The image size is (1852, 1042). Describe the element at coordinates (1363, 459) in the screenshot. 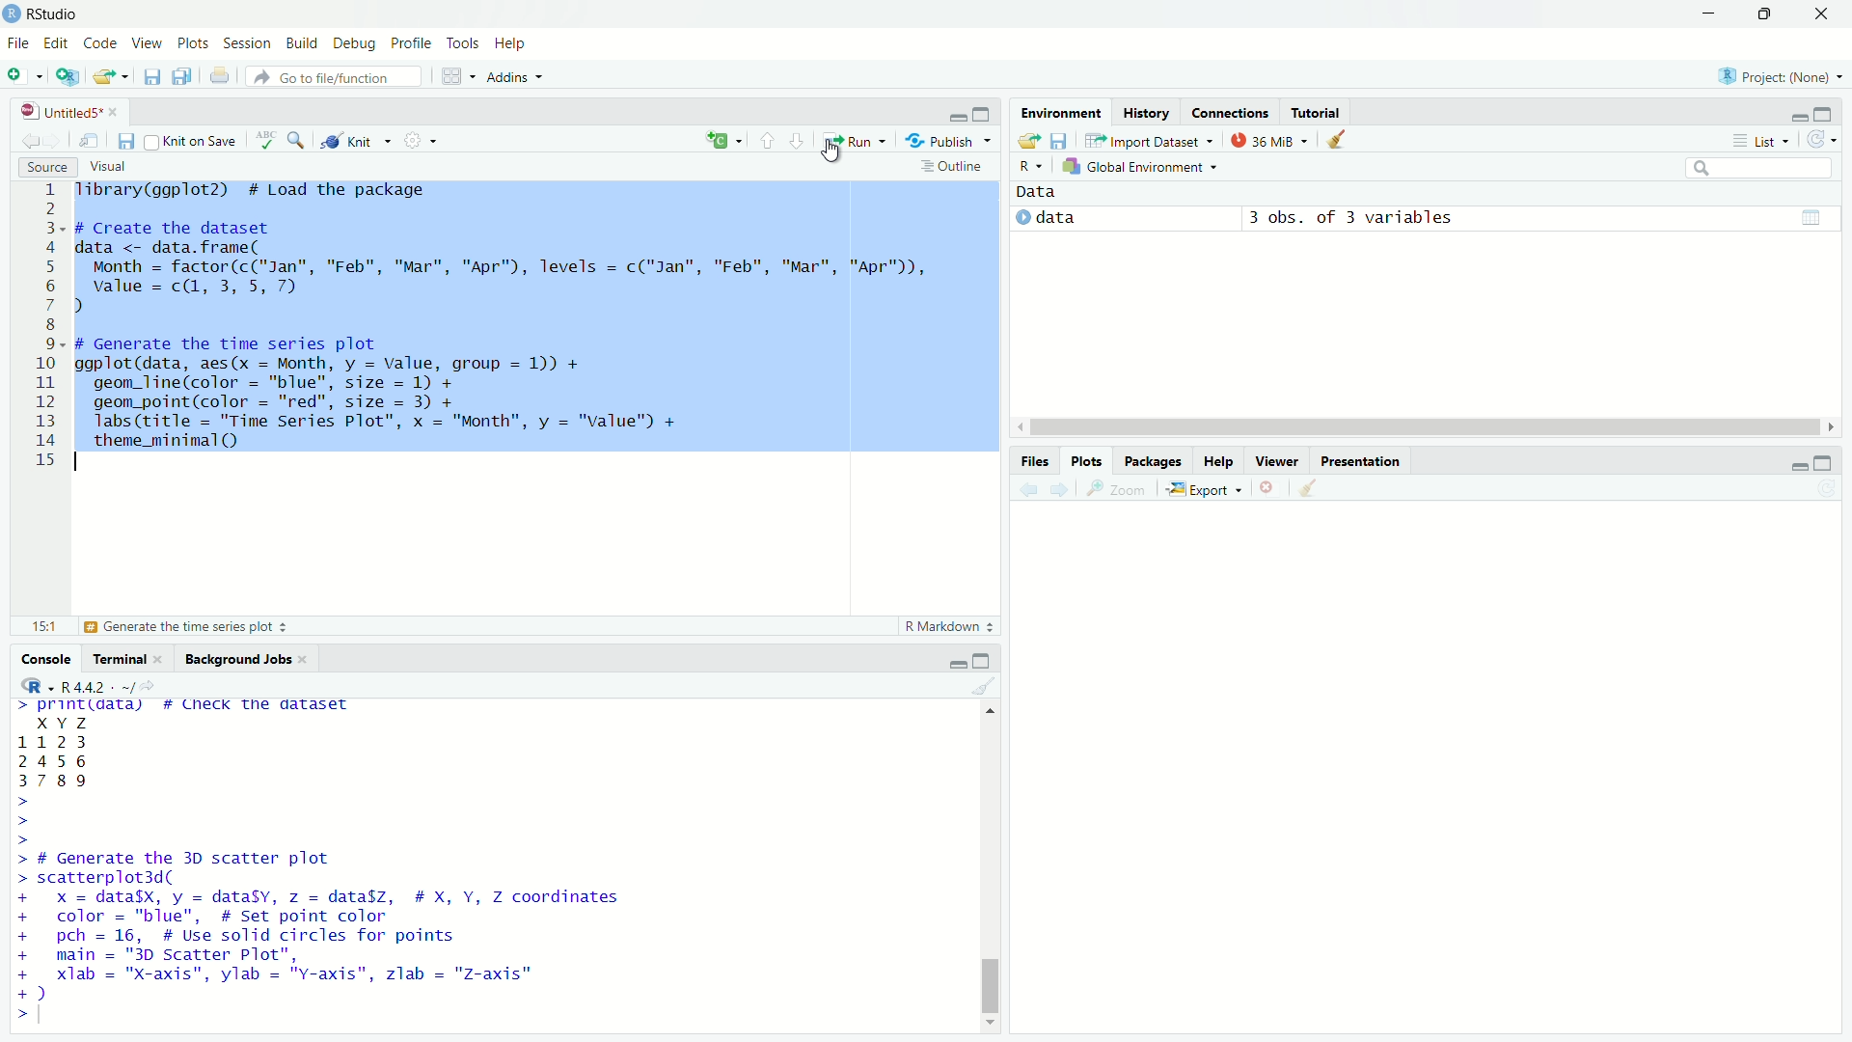

I see `presentations` at that location.